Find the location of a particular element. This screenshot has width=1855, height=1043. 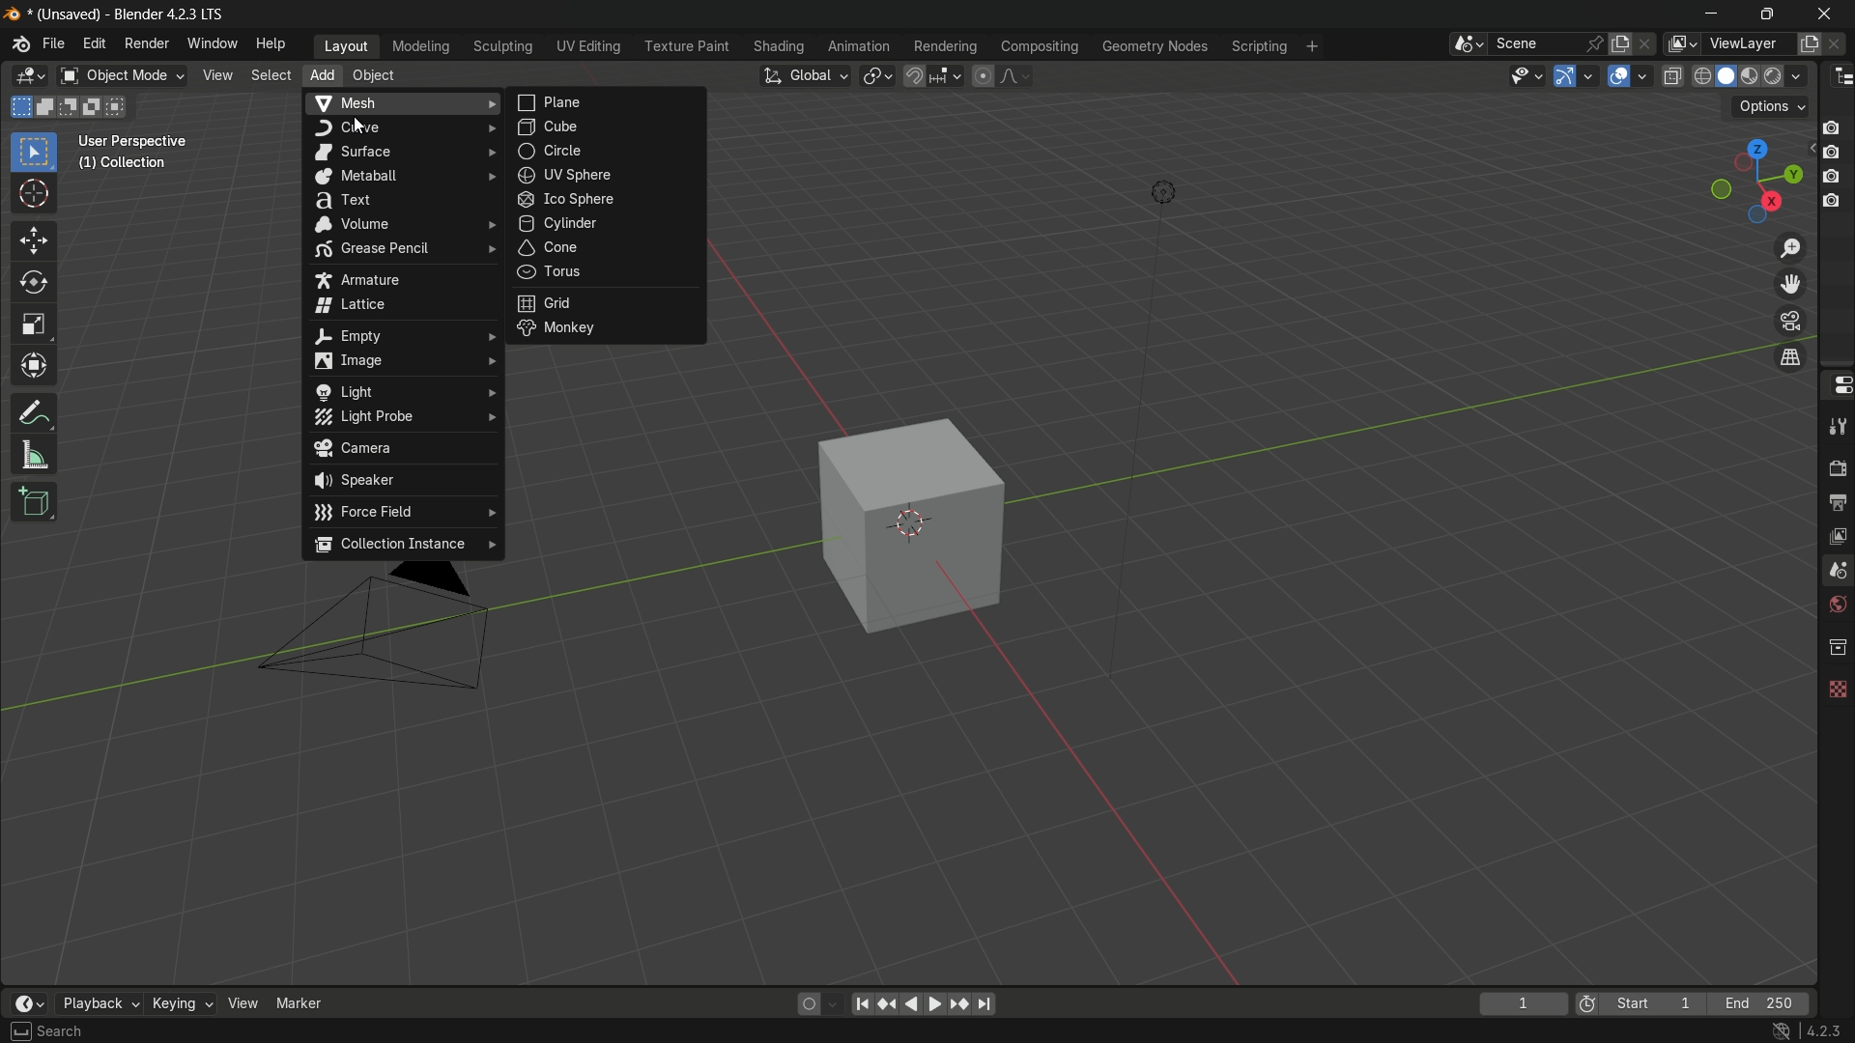

light is located at coordinates (402, 390).